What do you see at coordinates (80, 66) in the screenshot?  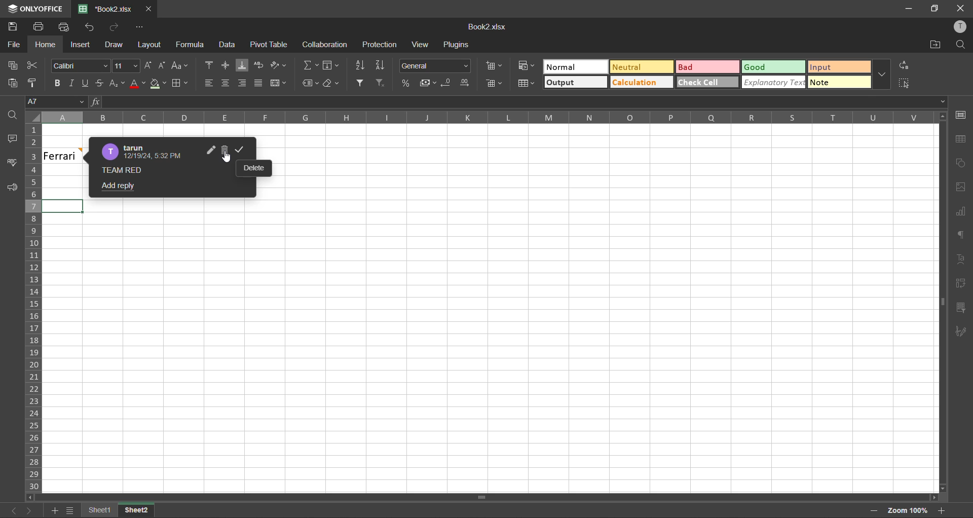 I see `font style` at bounding box center [80, 66].